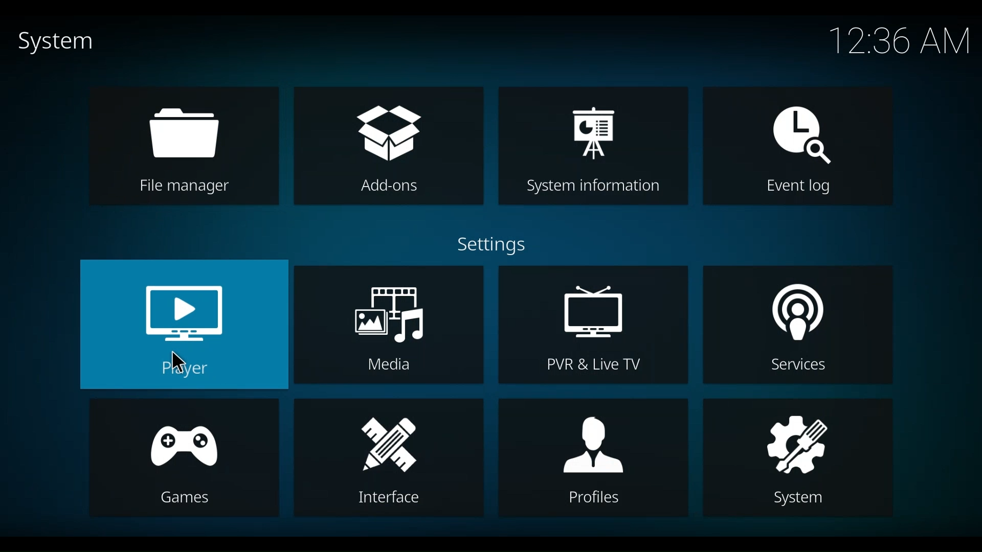 This screenshot has width=982, height=552. What do you see at coordinates (591, 325) in the screenshot?
I see `PVR & LIVE TV` at bounding box center [591, 325].